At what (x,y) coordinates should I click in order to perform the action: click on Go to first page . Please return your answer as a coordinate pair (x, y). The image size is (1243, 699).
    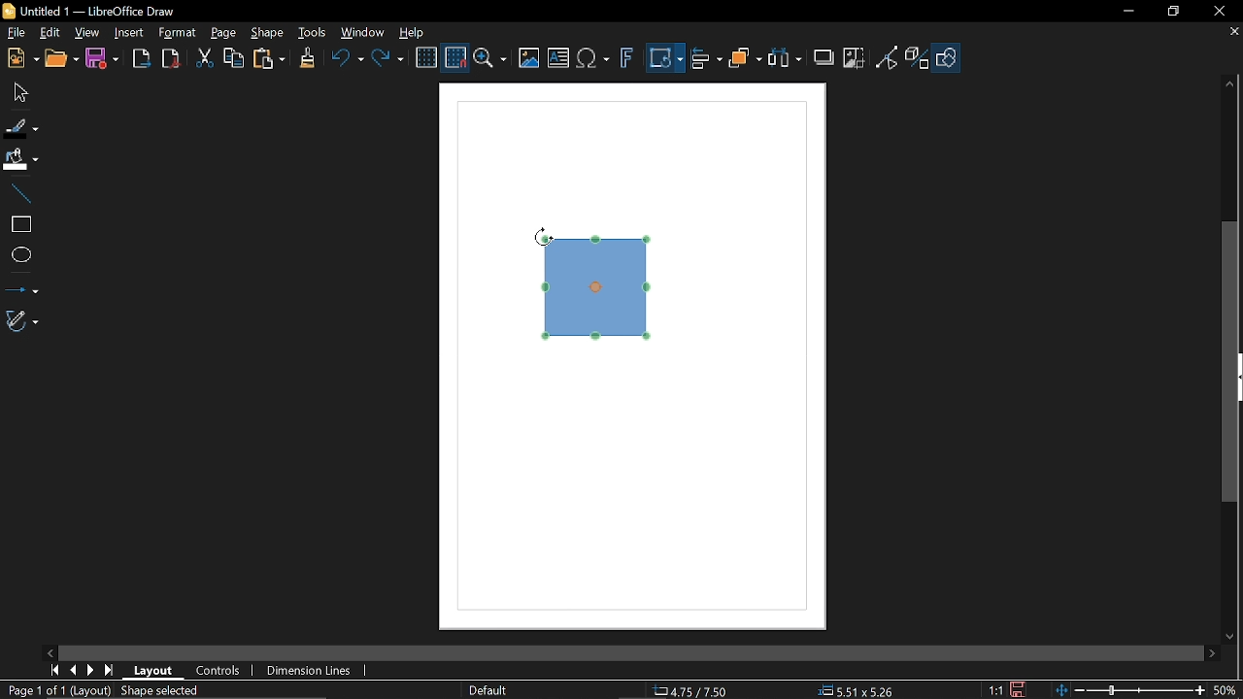
    Looking at the image, I should click on (54, 671).